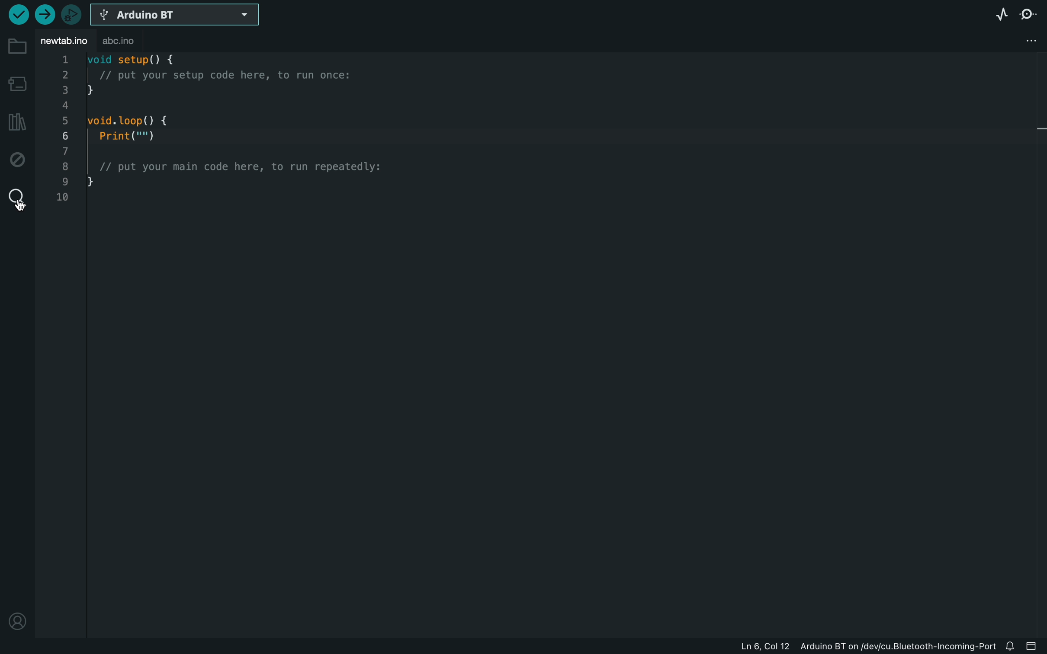 The width and height of the screenshot is (1047, 654). Describe the element at coordinates (17, 616) in the screenshot. I see `profile` at that location.